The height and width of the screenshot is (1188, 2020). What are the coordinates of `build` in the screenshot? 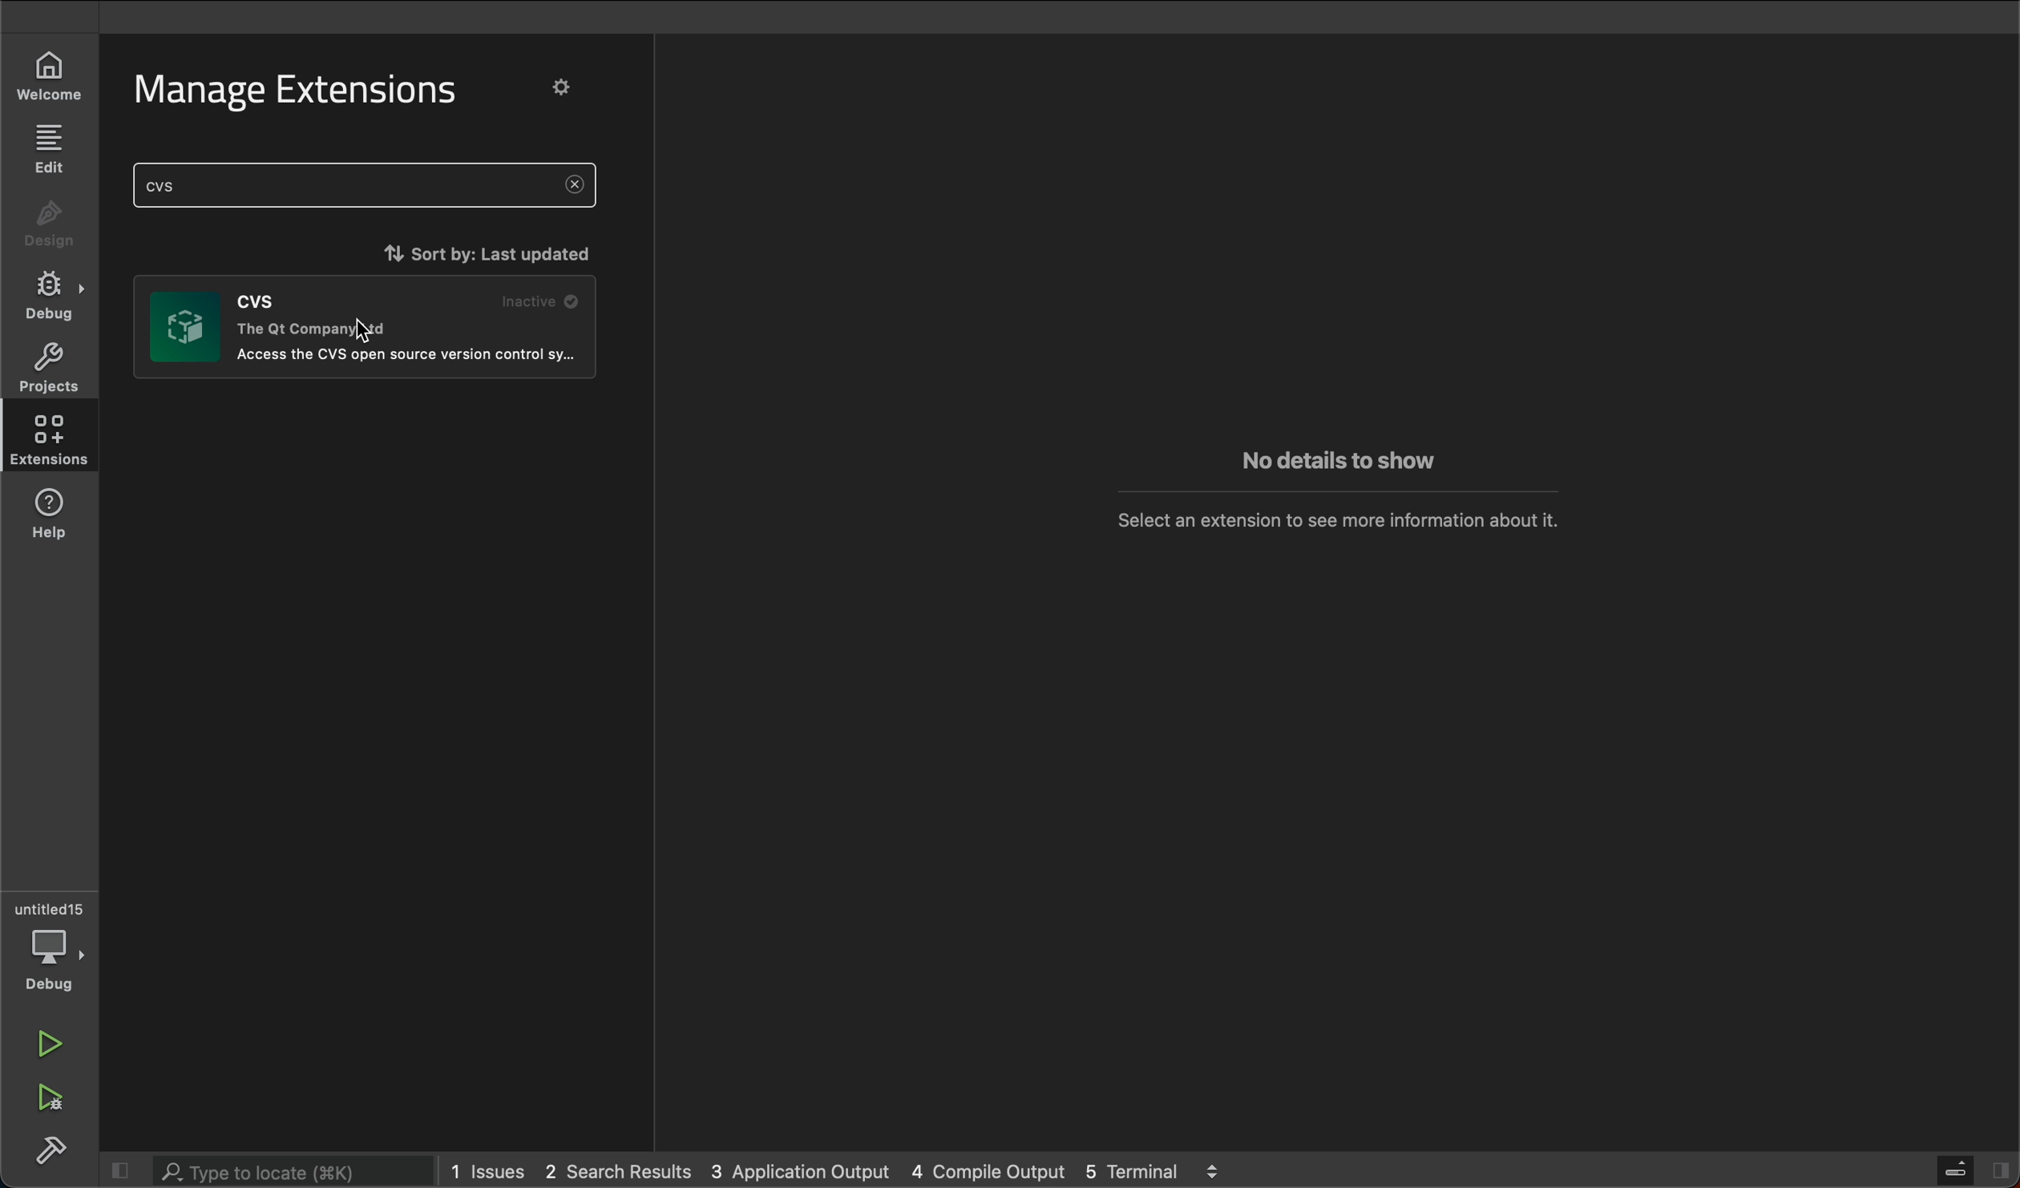 It's located at (56, 1156).